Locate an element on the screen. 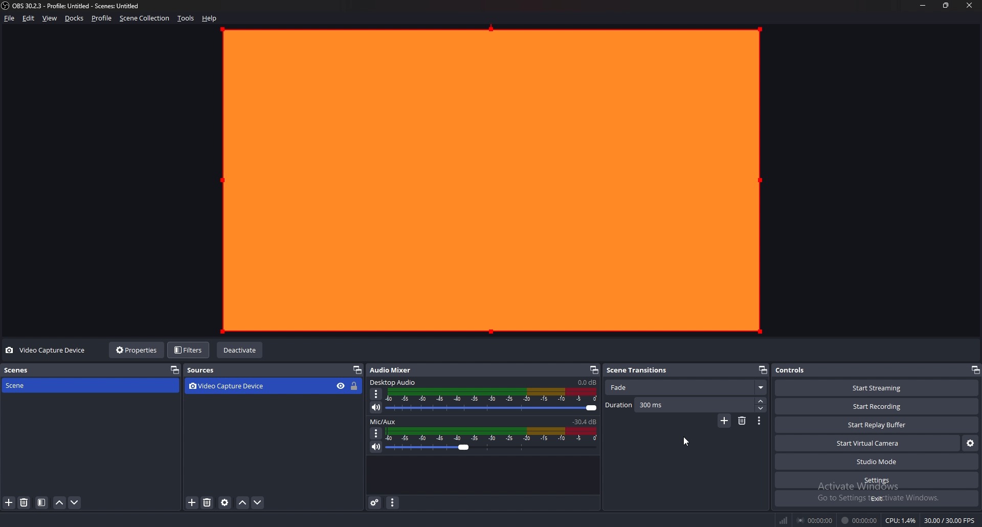  options is located at coordinates (375, 394).